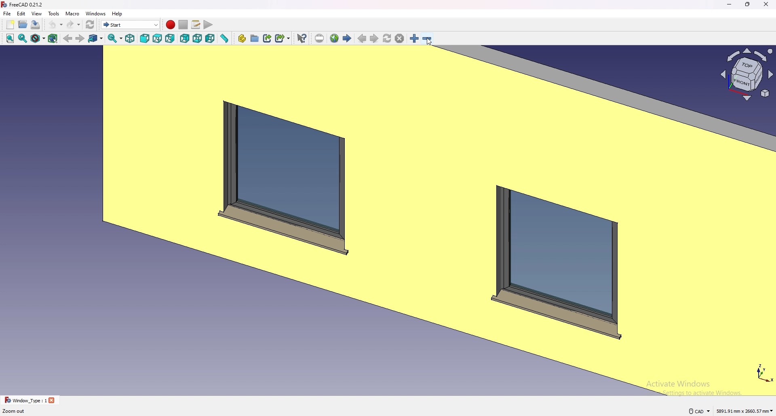  I want to click on freeCAD, so click(21, 4).